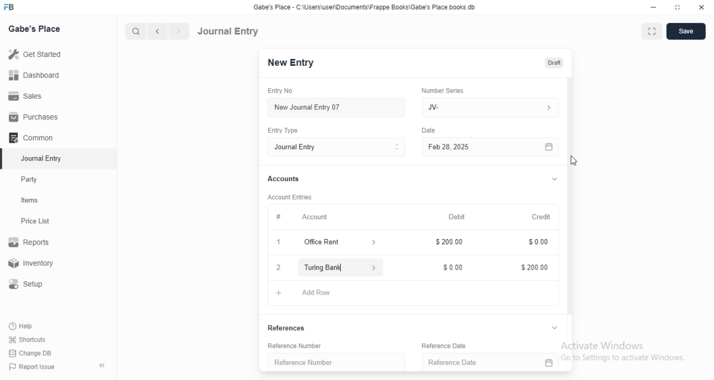  What do you see at coordinates (282, 179) in the screenshot?
I see `Accounts` at bounding box center [282, 179].